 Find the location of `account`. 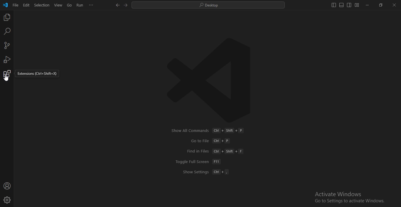

account is located at coordinates (7, 186).